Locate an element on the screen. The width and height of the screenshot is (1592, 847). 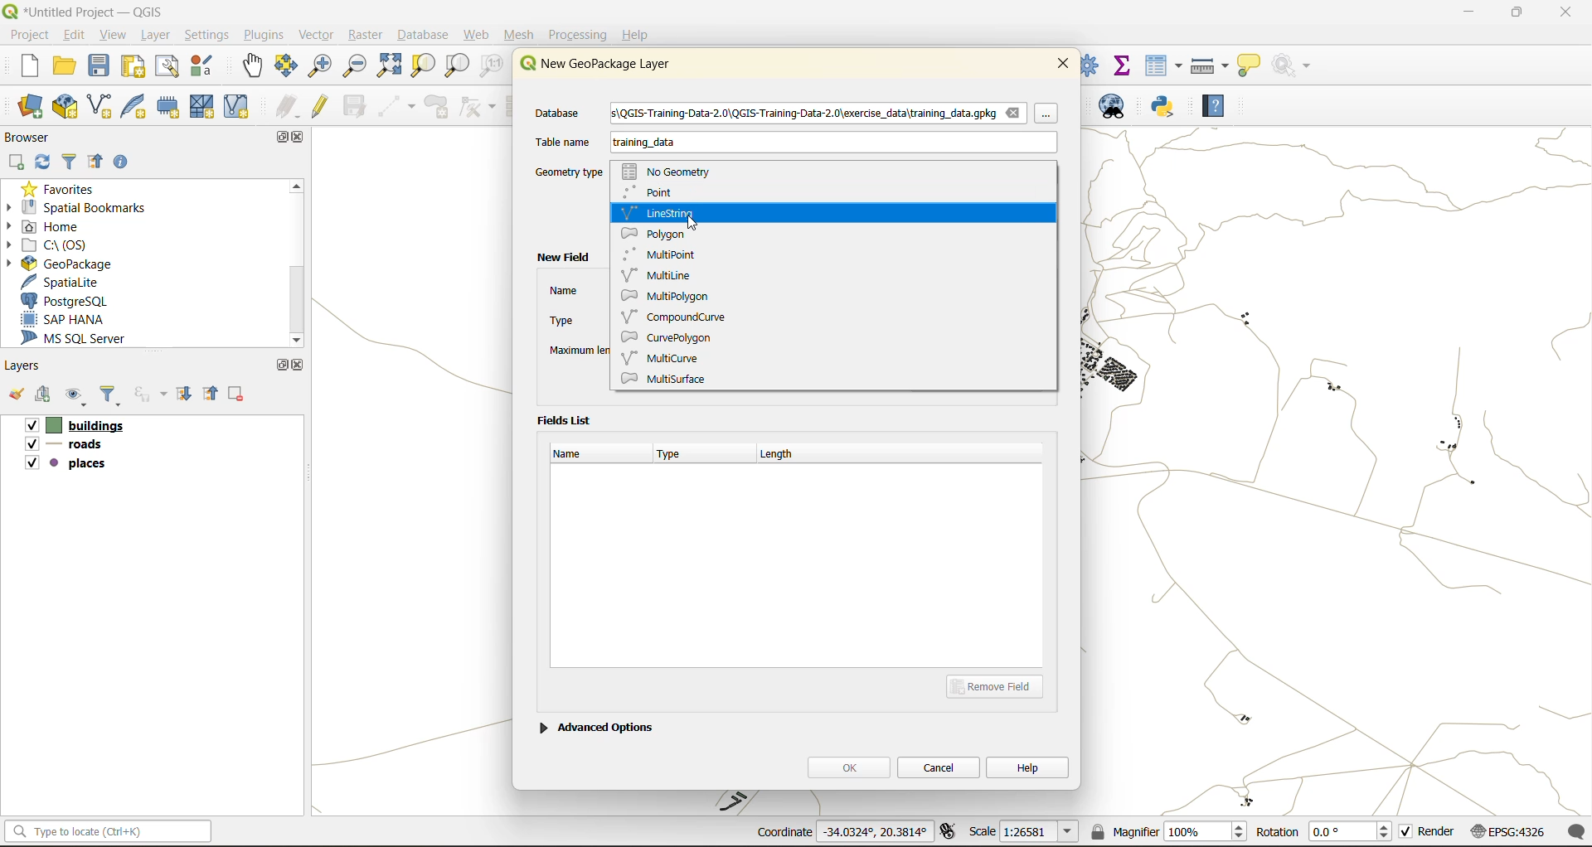
multipolygon is located at coordinates (667, 297).